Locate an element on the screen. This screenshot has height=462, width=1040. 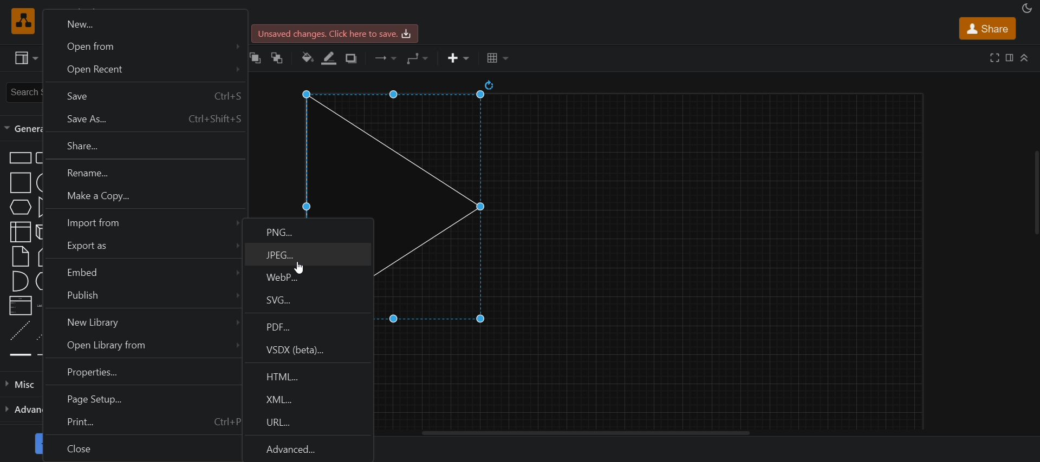
png is located at coordinates (309, 229).